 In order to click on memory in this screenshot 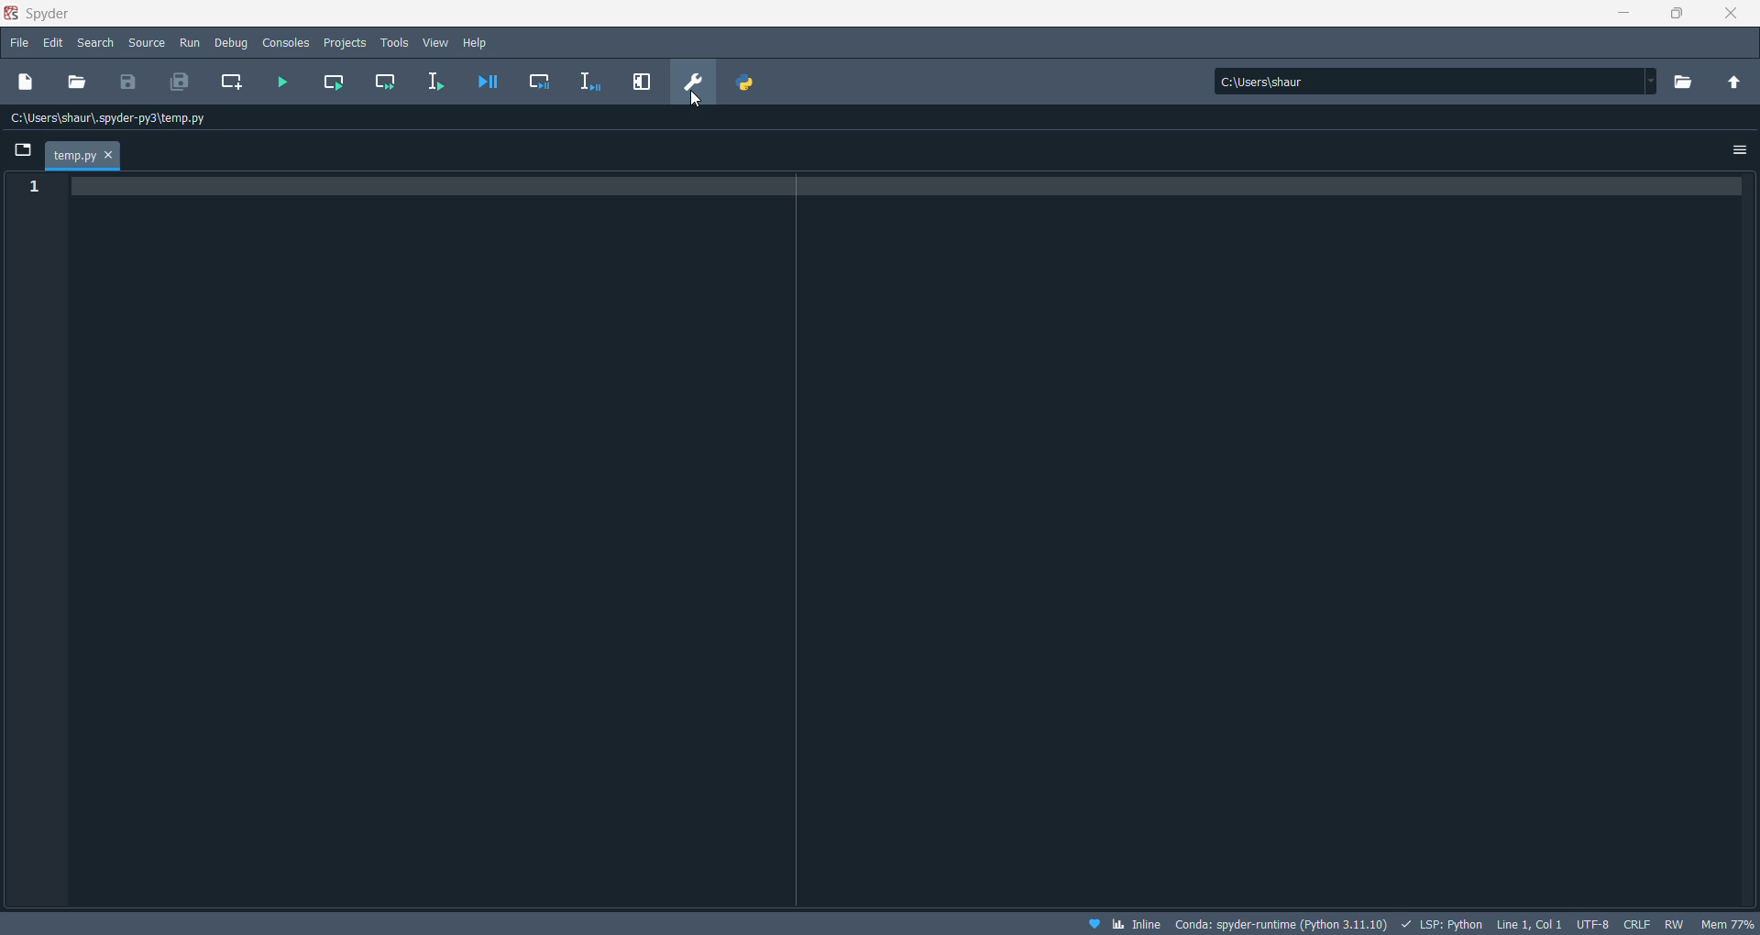, I will do `click(1726, 922)`.